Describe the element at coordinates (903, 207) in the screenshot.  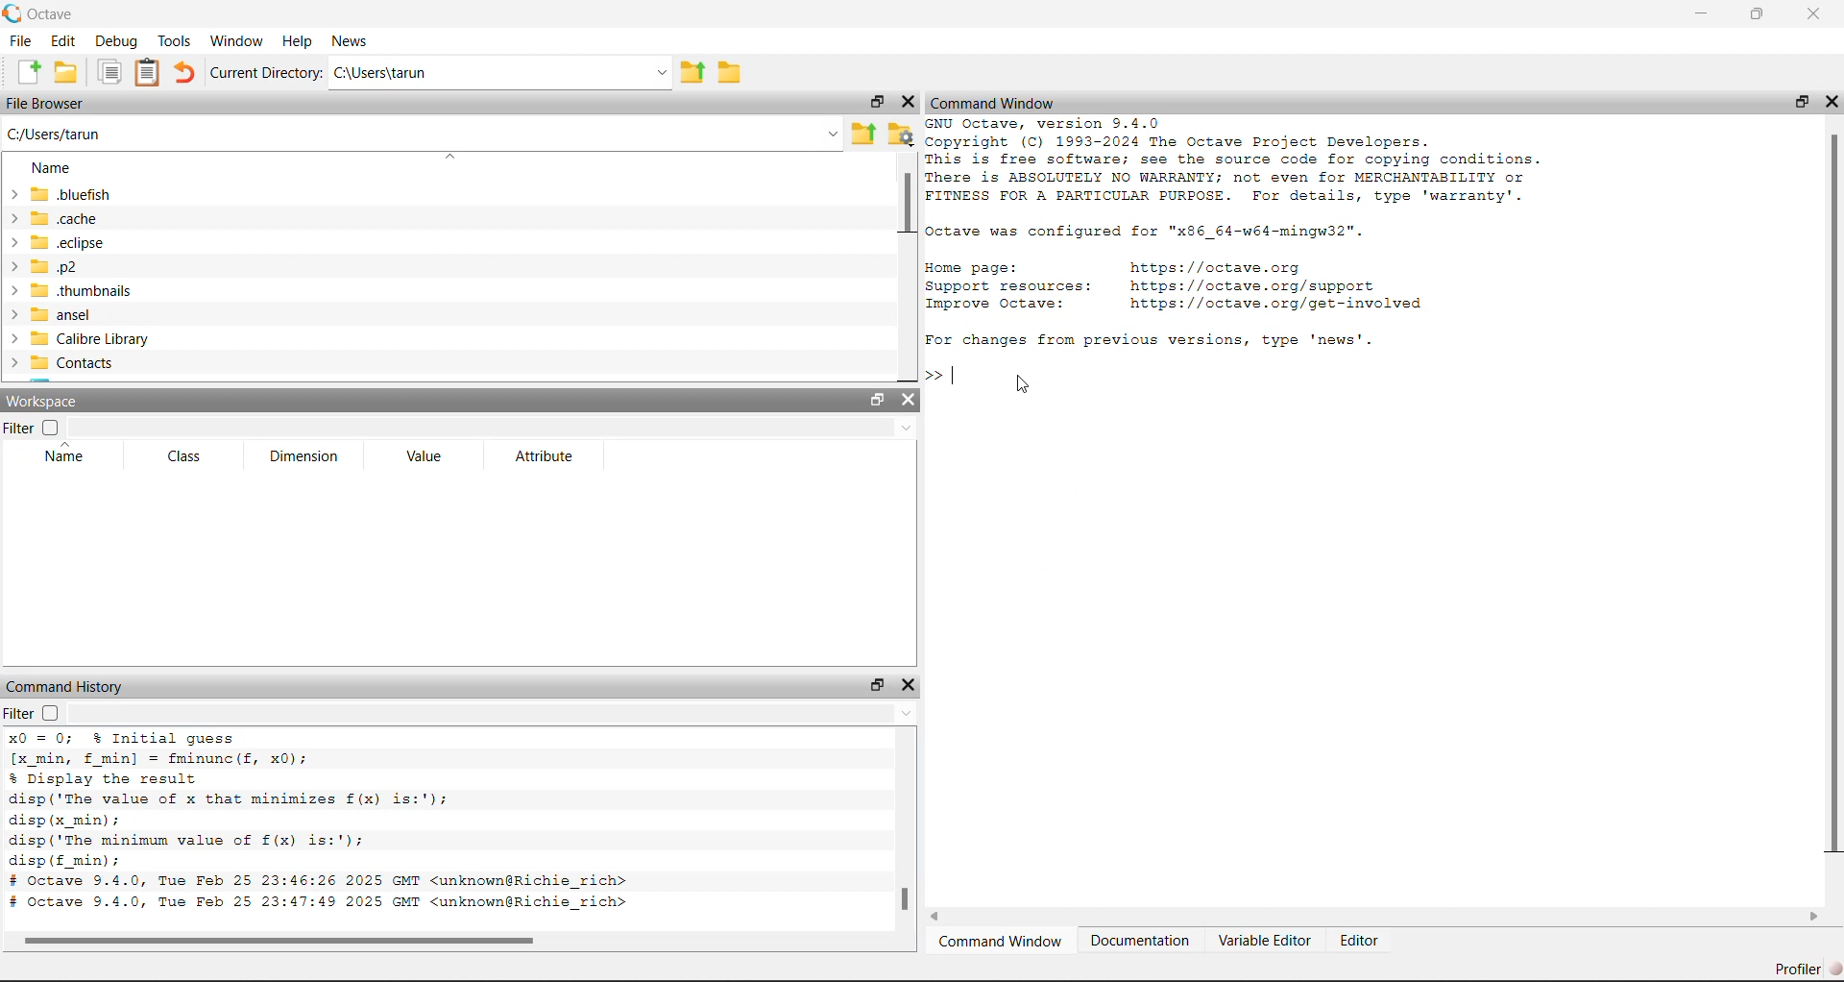
I see `Scrollbar` at that location.